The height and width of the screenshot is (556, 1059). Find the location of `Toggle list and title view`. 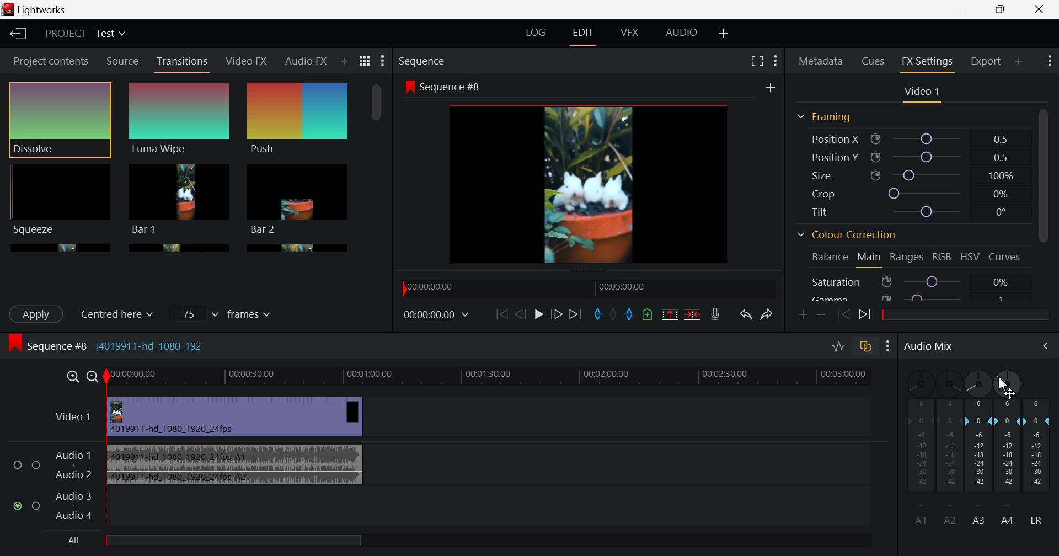

Toggle list and title view is located at coordinates (366, 62).